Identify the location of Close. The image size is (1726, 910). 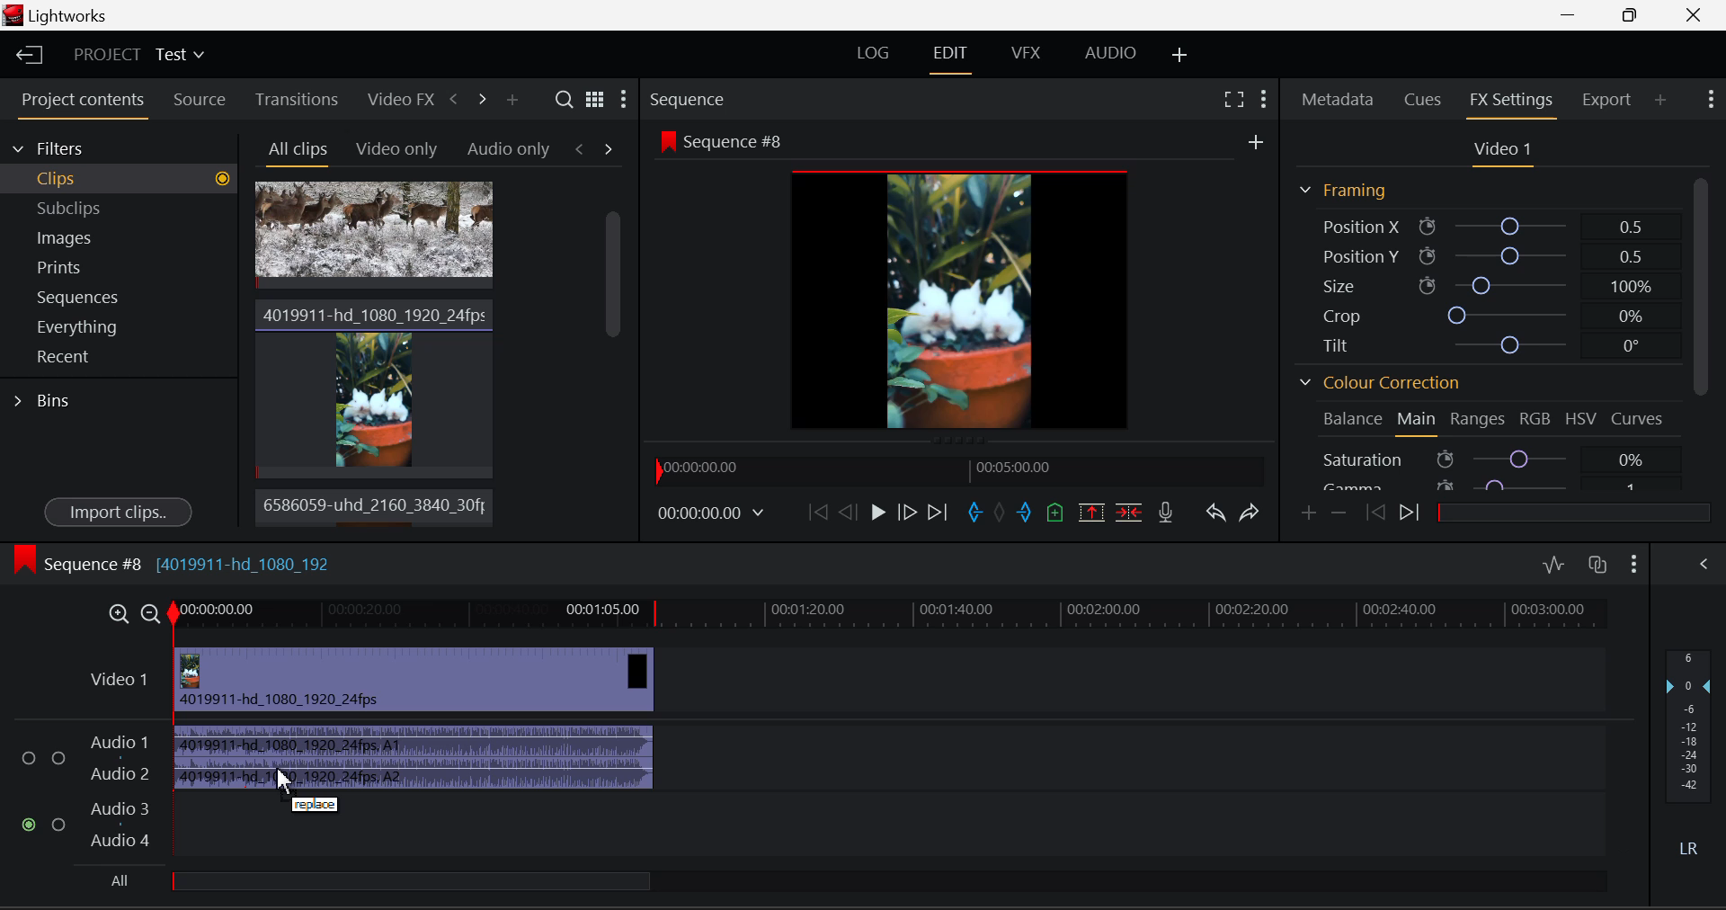
(1694, 15).